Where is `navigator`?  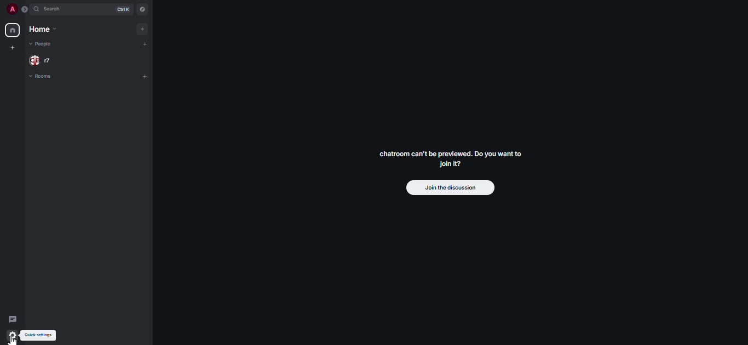 navigator is located at coordinates (142, 8).